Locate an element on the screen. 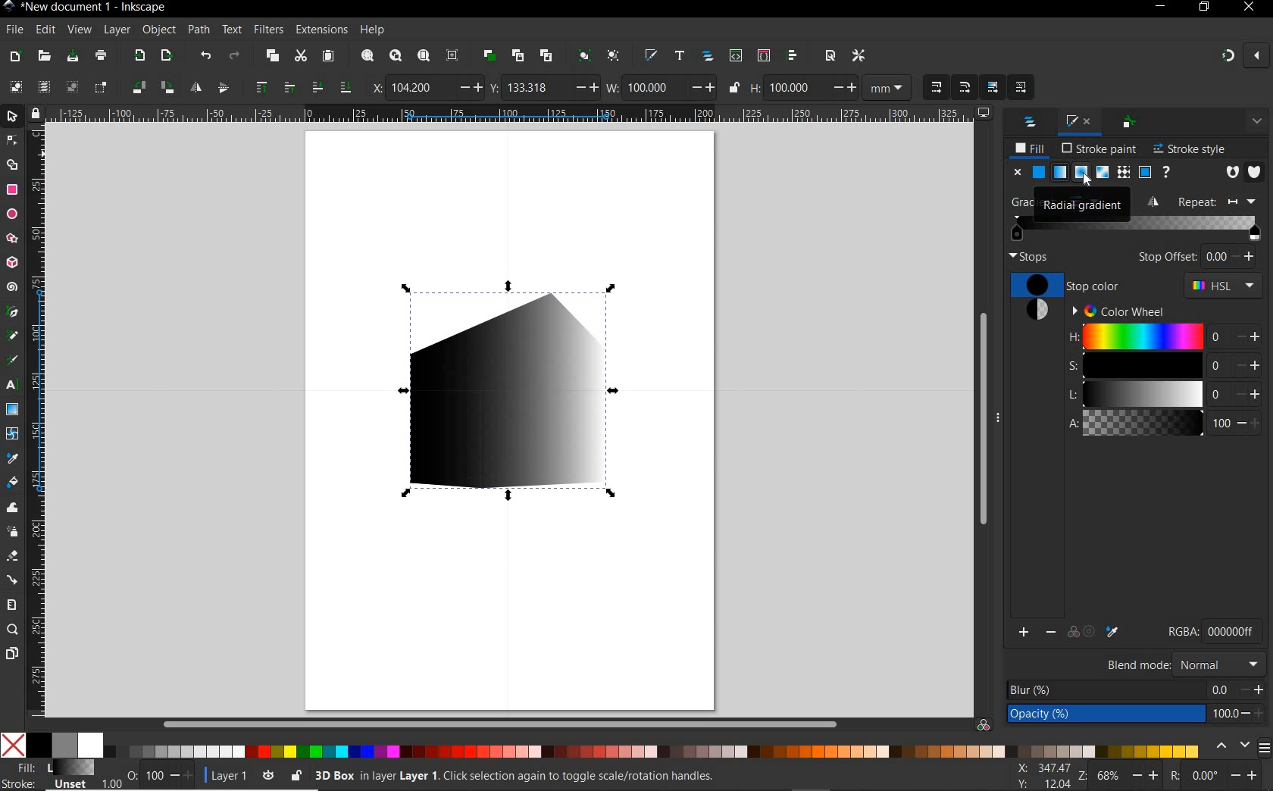 This screenshot has height=791, width=1273. RAISE SELECTION is located at coordinates (286, 89).